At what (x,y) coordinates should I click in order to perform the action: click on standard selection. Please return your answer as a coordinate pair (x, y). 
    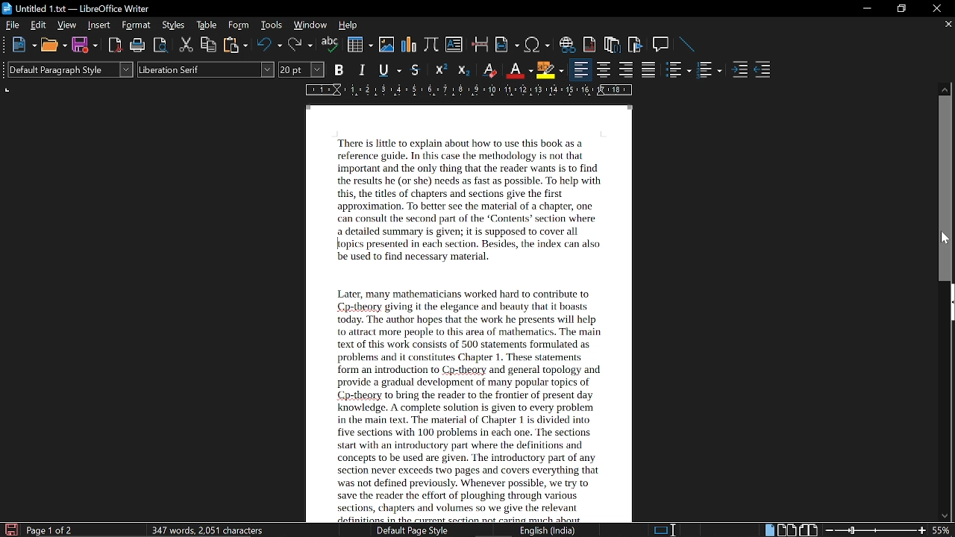
    Looking at the image, I should click on (668, 530).